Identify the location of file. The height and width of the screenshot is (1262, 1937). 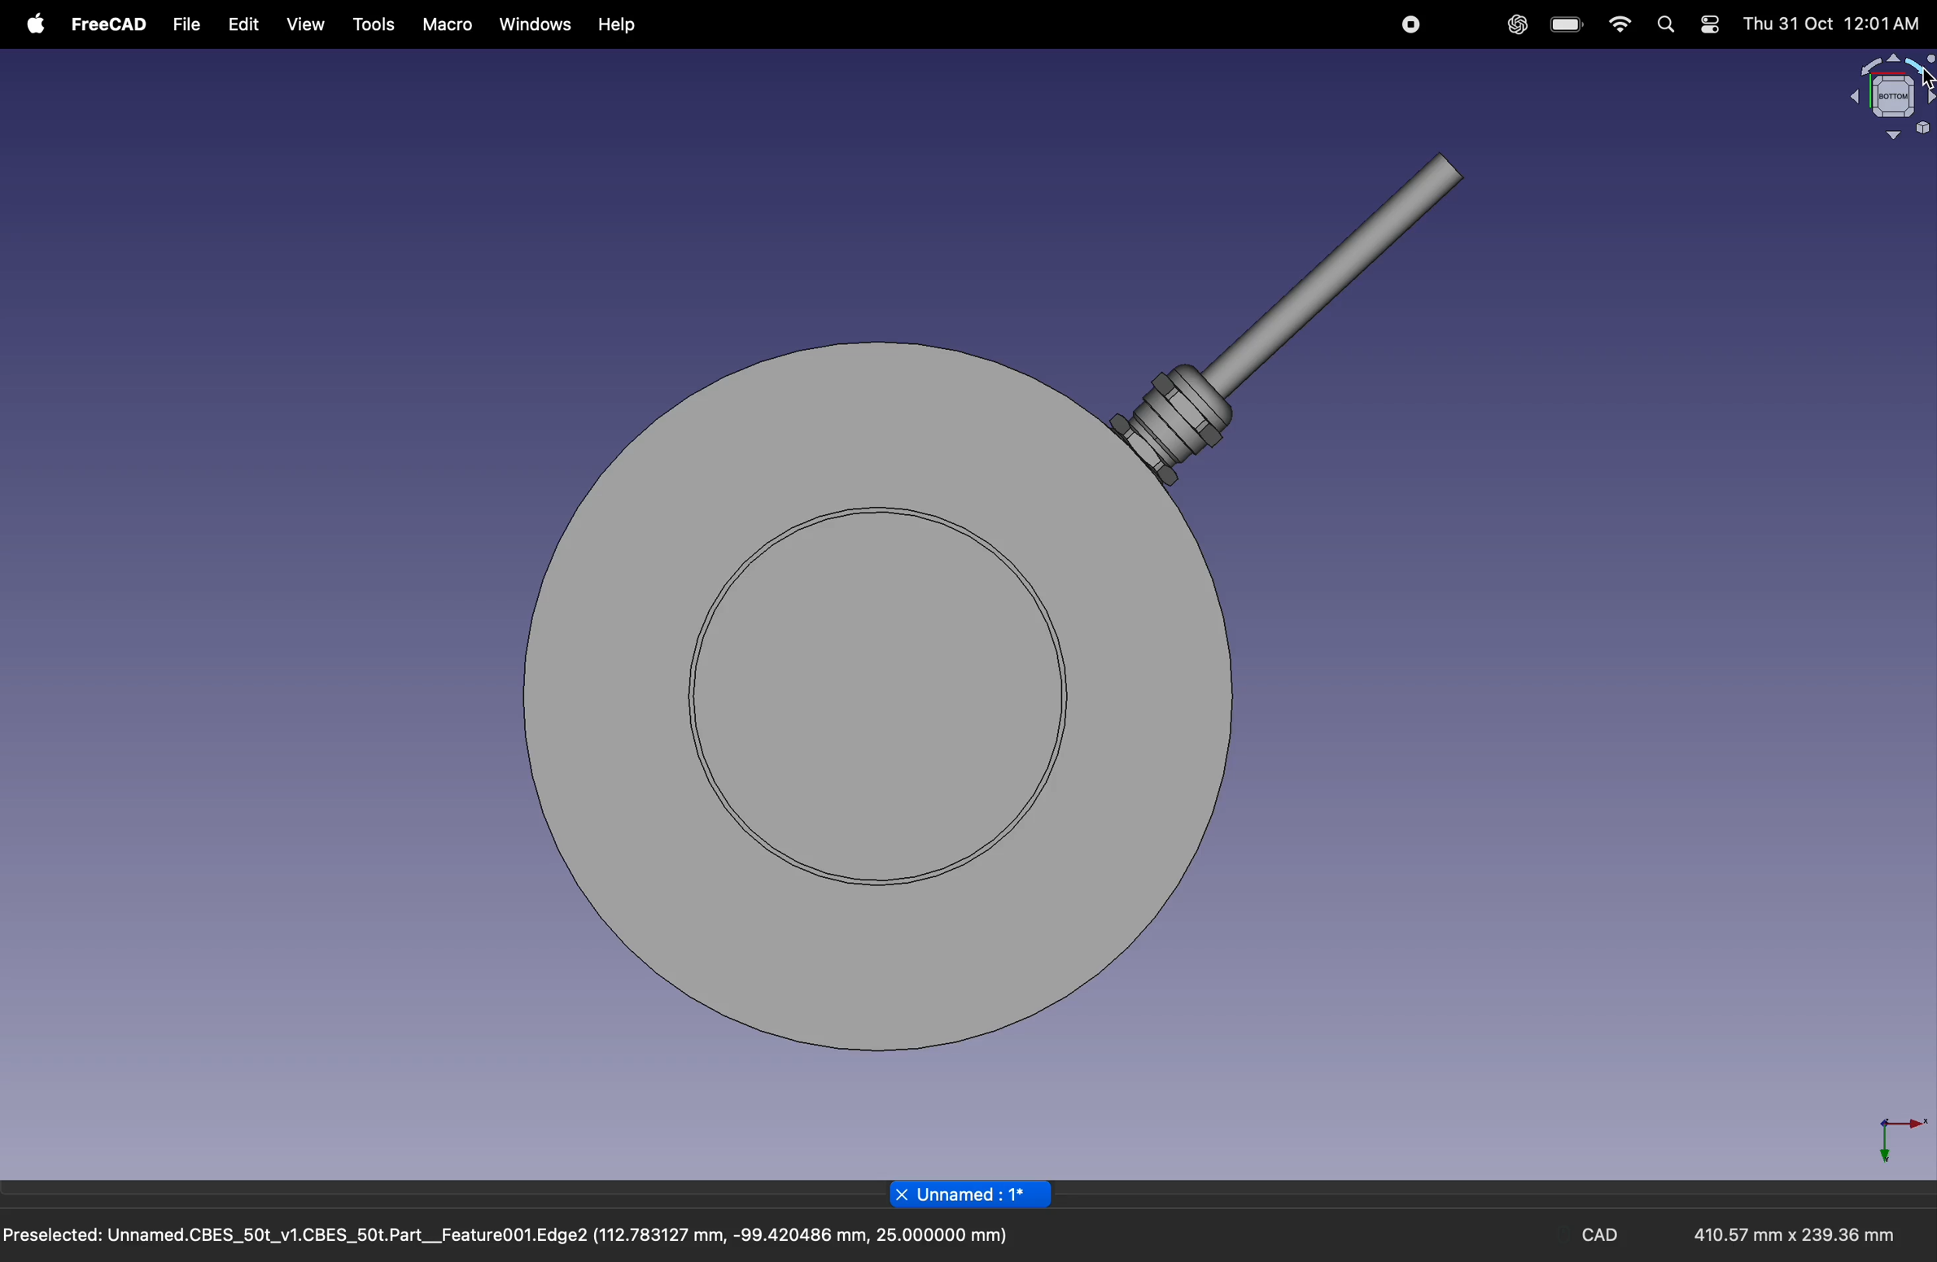
(183, 23).